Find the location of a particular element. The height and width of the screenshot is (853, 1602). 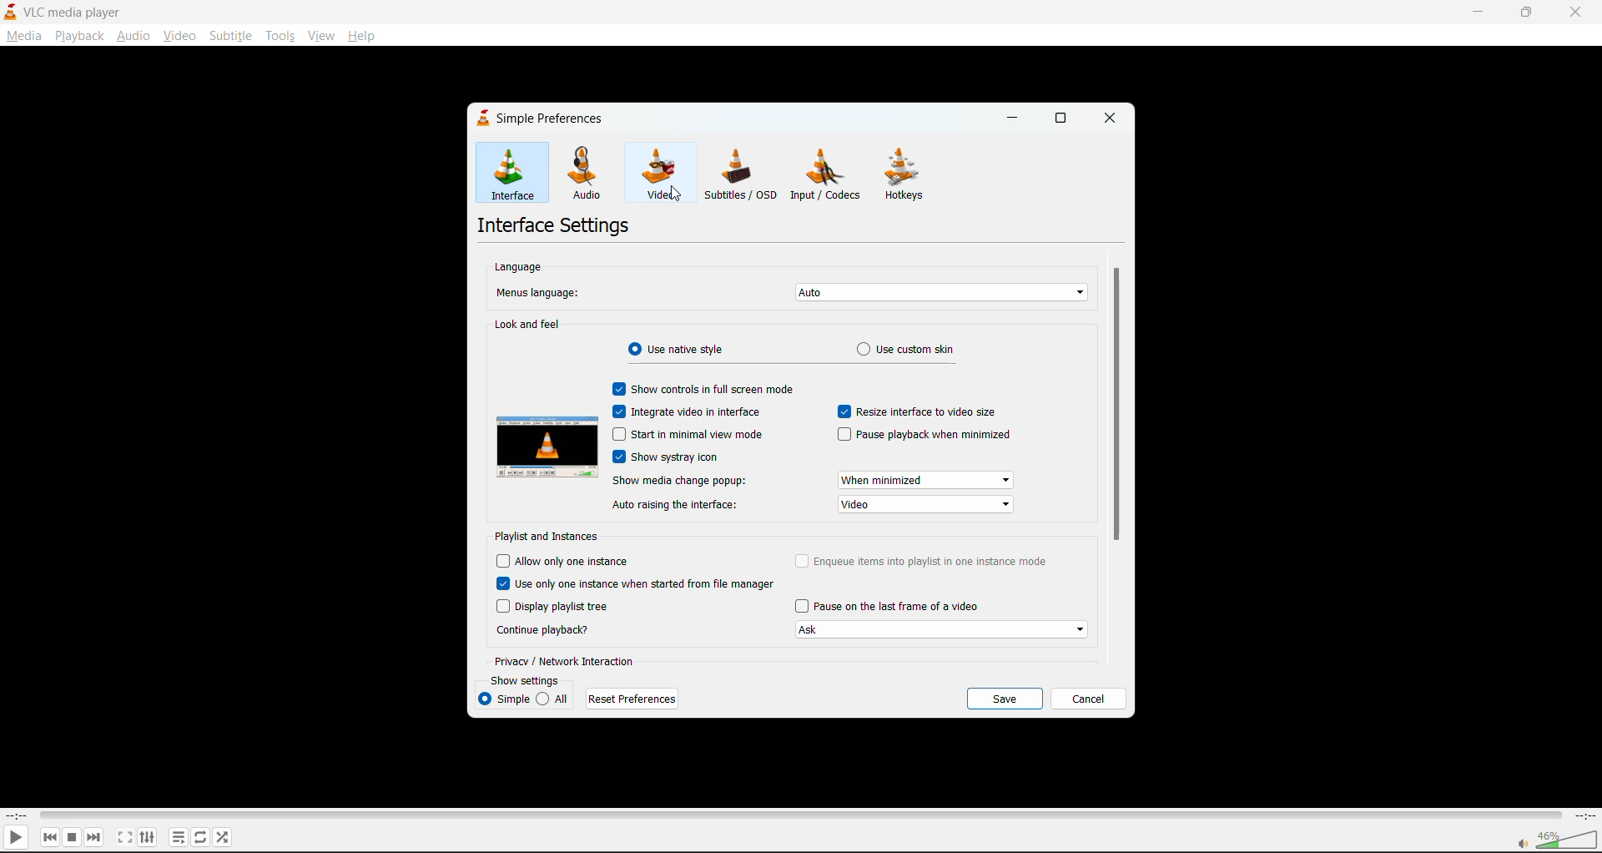

vertical scroll bar is located at coordinates (1119, 410).